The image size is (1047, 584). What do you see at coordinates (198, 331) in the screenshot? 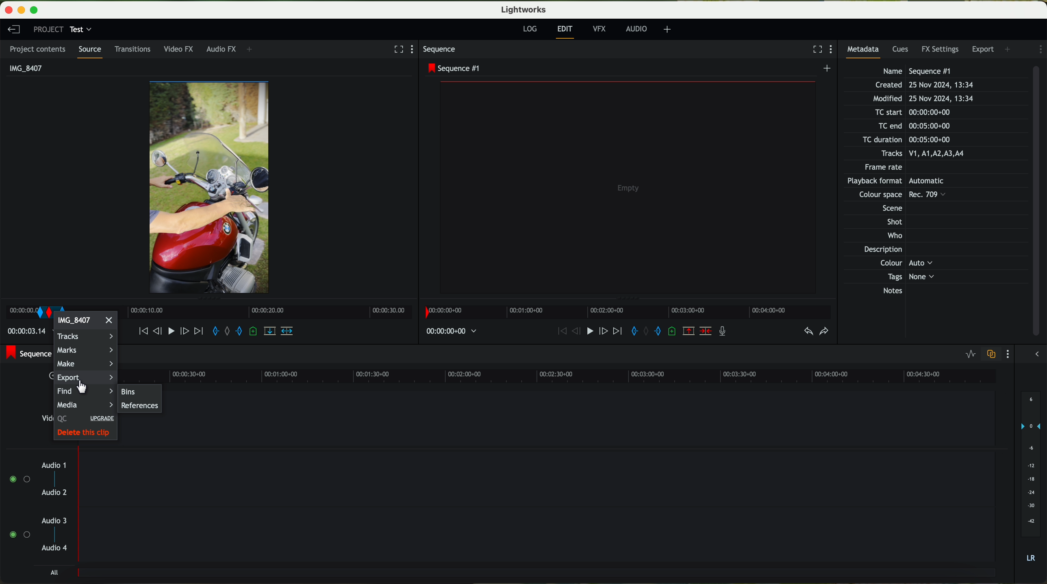
I see `move foward` at bounding box center [198, 331].